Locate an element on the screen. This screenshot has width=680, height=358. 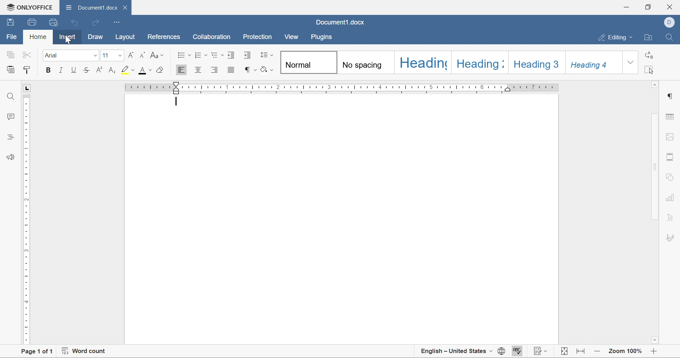
Open file location is located at coordinates (650, 37).